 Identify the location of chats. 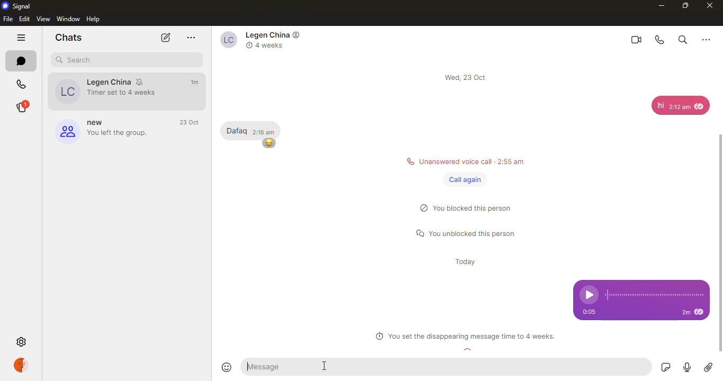
(68, 37).